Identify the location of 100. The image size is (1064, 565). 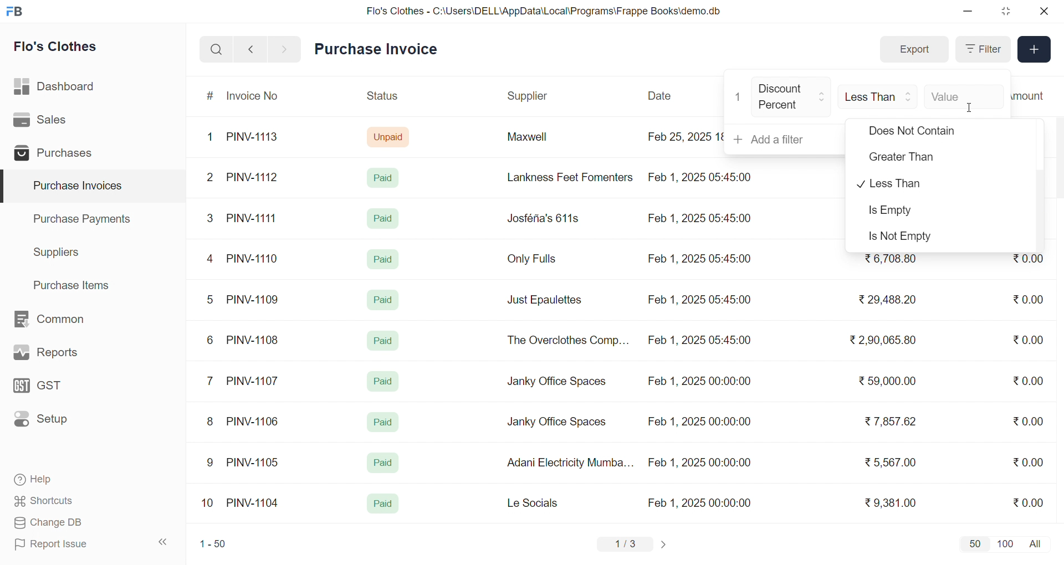
(1004, 543).